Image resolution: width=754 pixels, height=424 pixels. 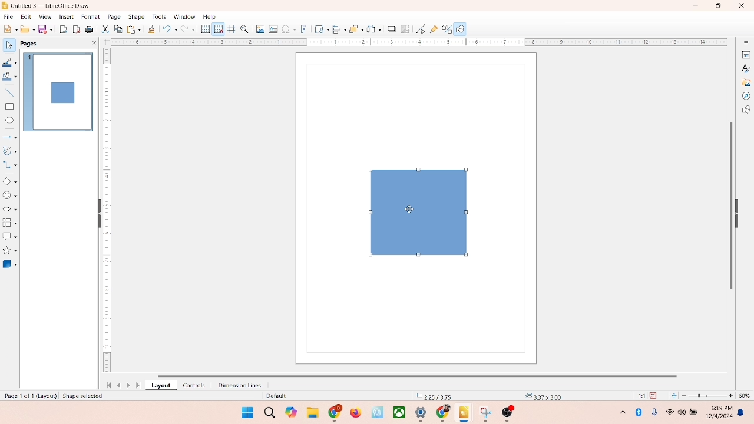 I want to click on fontwork text, so click(x=304, y=28).